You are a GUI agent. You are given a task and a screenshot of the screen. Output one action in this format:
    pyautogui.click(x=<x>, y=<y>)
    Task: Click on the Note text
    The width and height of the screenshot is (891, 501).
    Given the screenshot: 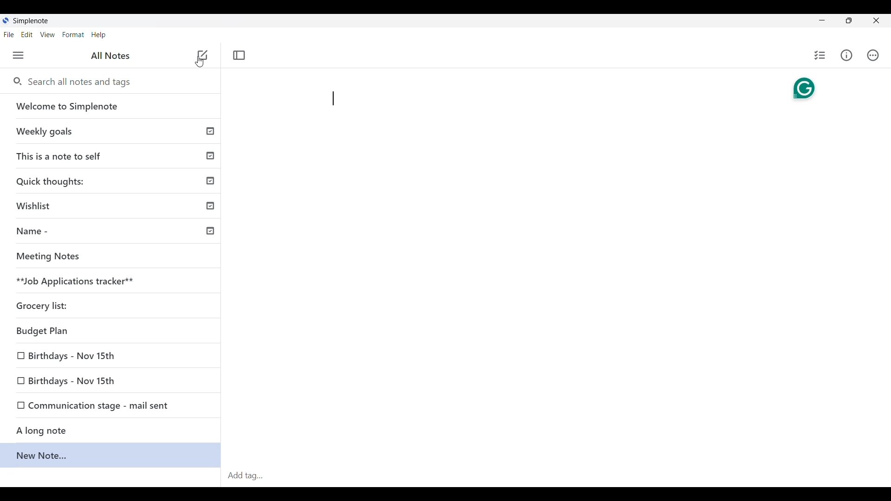 What is the action you would take?
    pyautogui.click(x=508, y=272)
    